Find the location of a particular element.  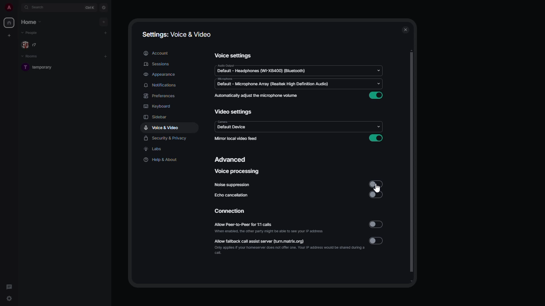

automatically adjust the microphone volume is located at coordinates (257, 96).